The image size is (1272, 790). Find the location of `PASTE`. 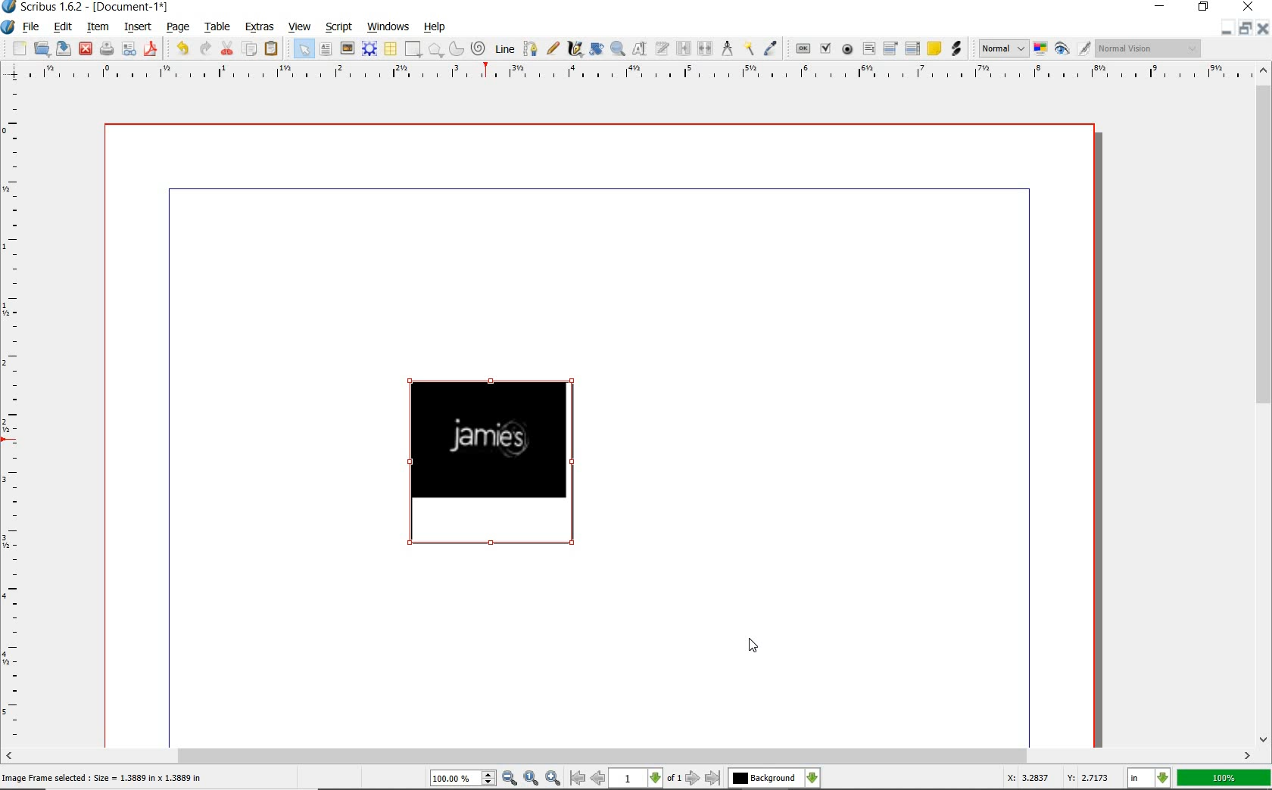

PASTE is located at coordinates (274, 48).